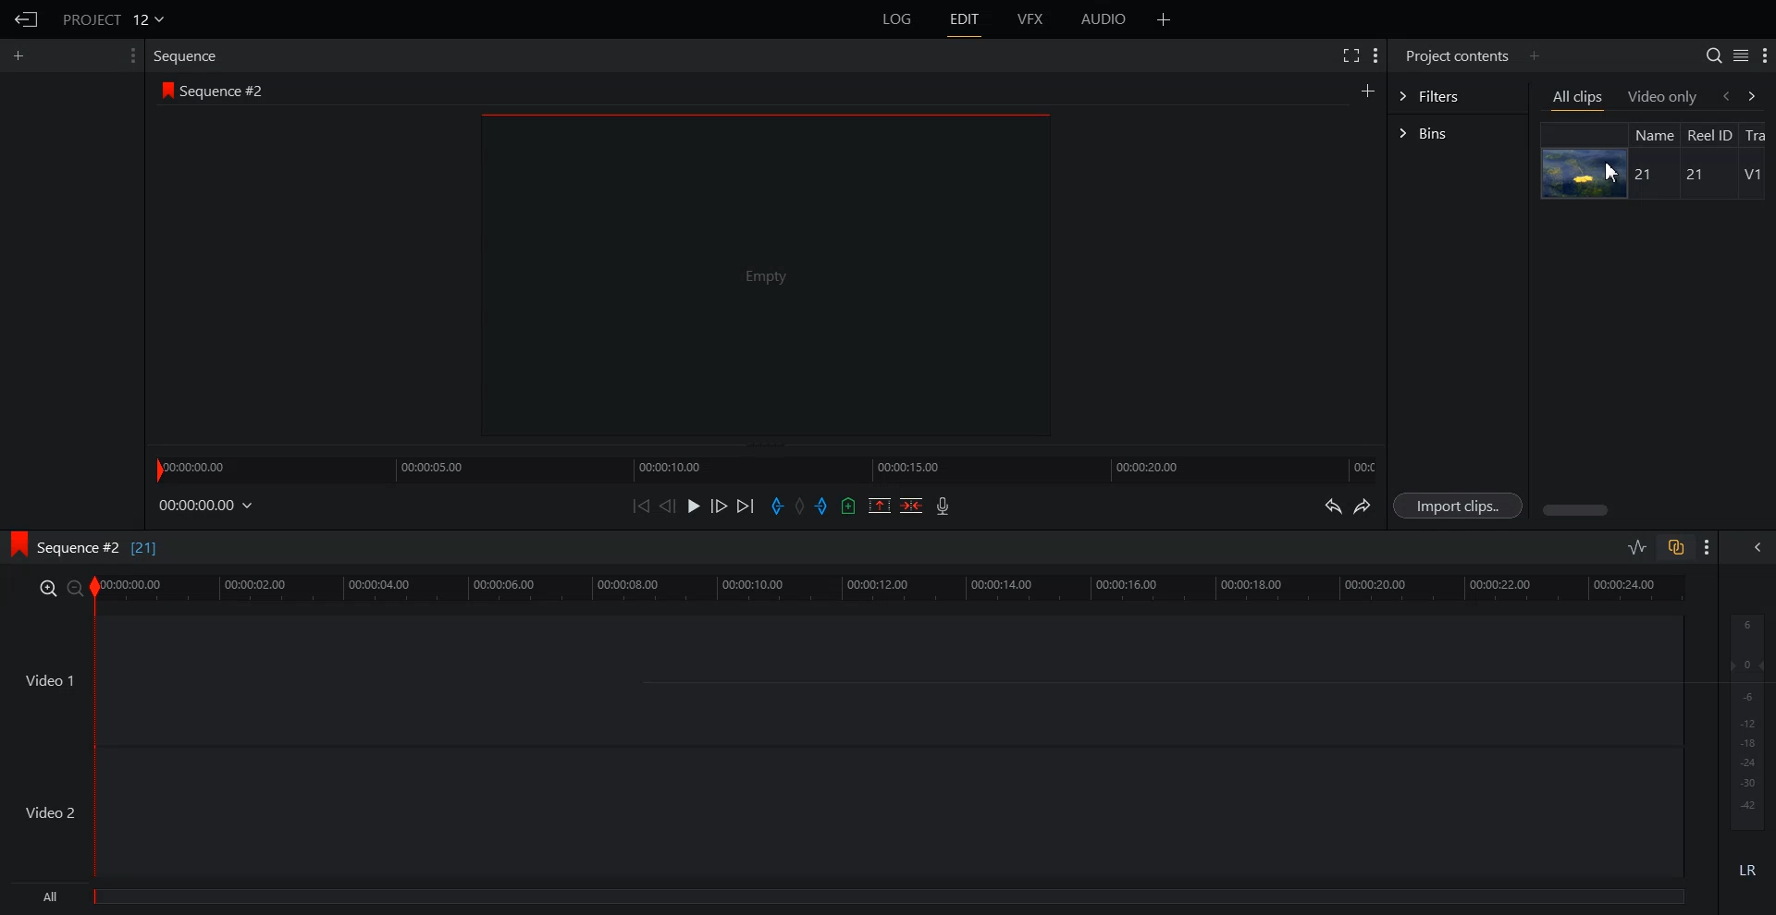  I want to click on forward, so click(1759, 95).